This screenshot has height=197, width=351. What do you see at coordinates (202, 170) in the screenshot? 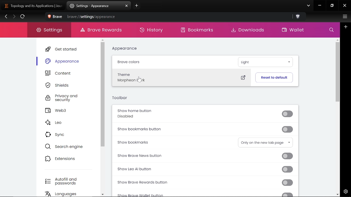
I see `Show Leo AI button` at bounding box center [202, 170].